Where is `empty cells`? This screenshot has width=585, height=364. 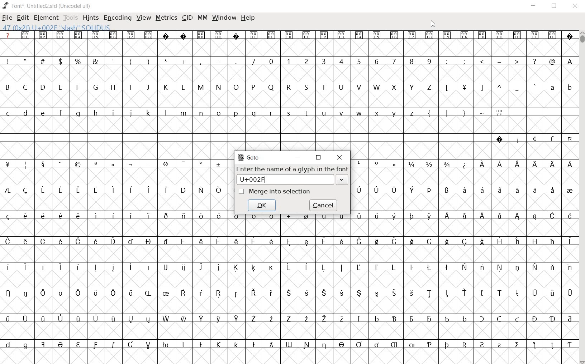
empty cells is located at coordinates (290, 227).